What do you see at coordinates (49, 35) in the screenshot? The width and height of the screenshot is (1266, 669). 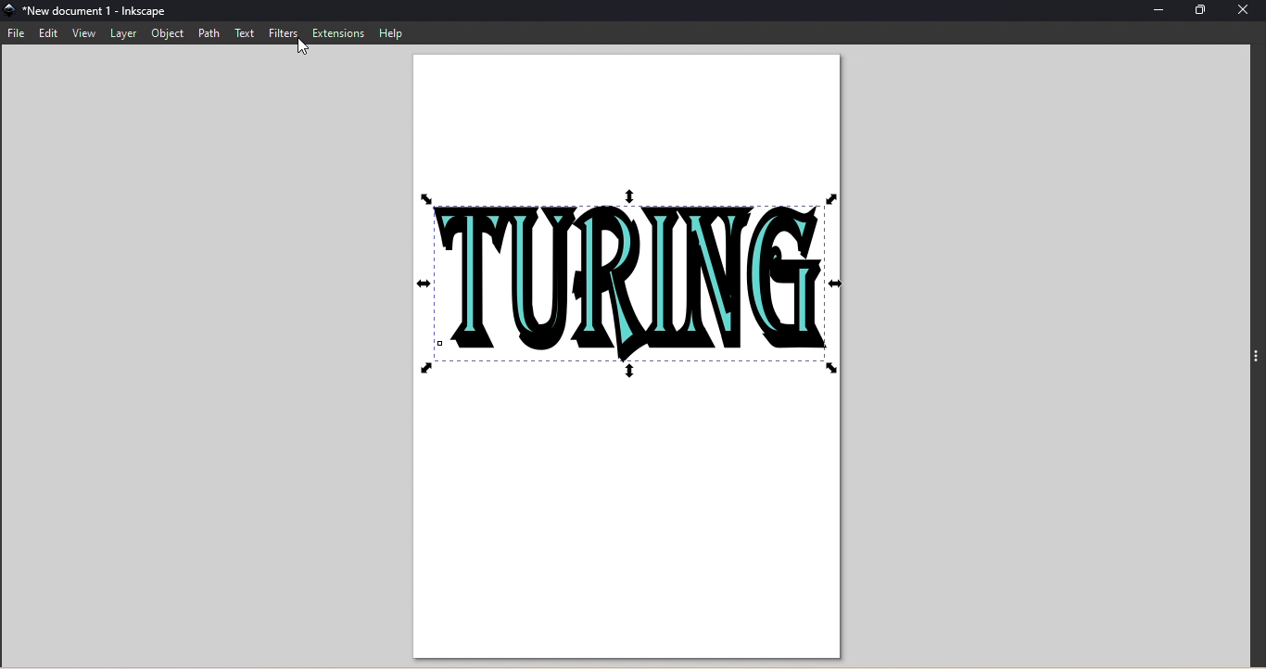 I see `Edit` at bounding box center [49, 35].